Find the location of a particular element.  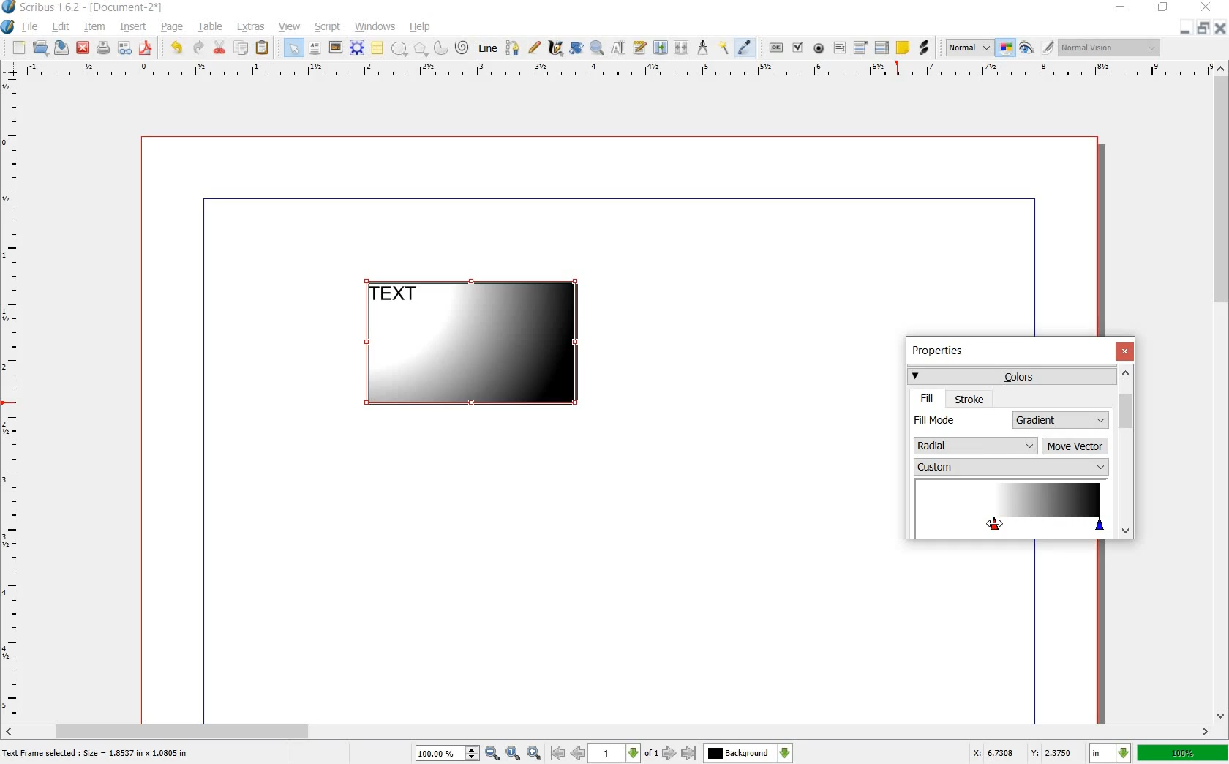

windows is located at coordinates (375, 27).